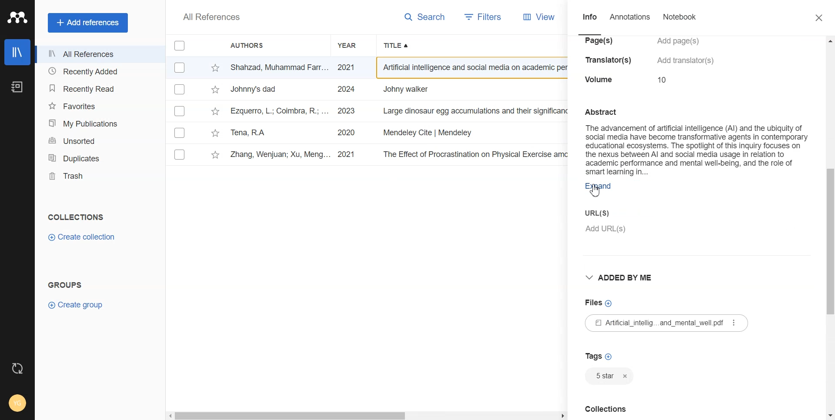  Describe the element at coordinates (17, 403) in the screenshot. I see `Account` at that location.